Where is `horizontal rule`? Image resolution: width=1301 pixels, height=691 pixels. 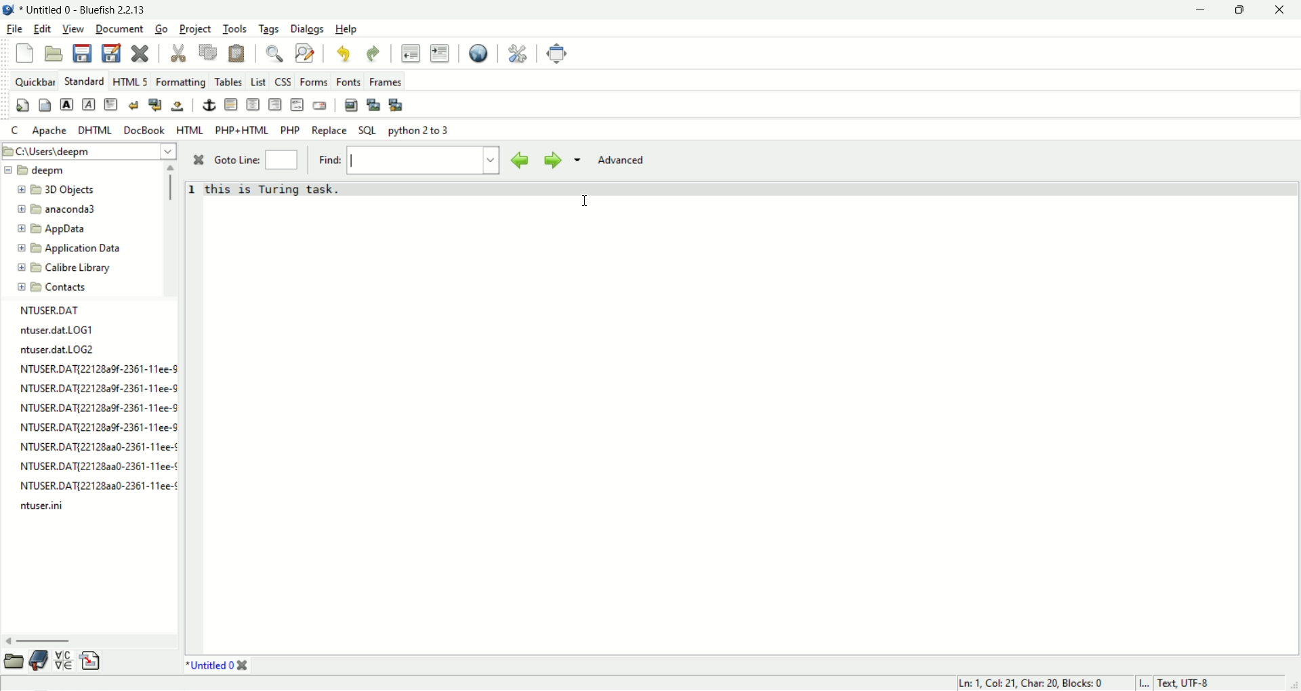
horizontal rule is located at coordinates (230, 104).